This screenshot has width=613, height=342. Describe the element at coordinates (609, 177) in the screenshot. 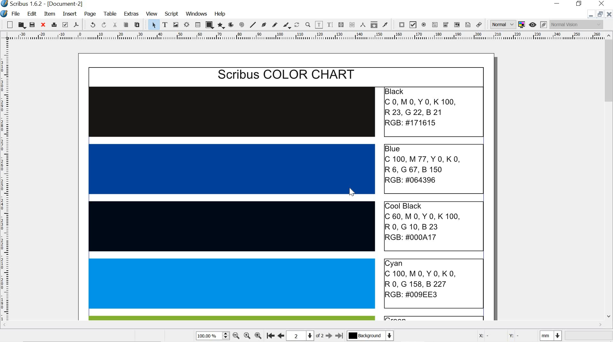

I see `scrollbar` at that location.